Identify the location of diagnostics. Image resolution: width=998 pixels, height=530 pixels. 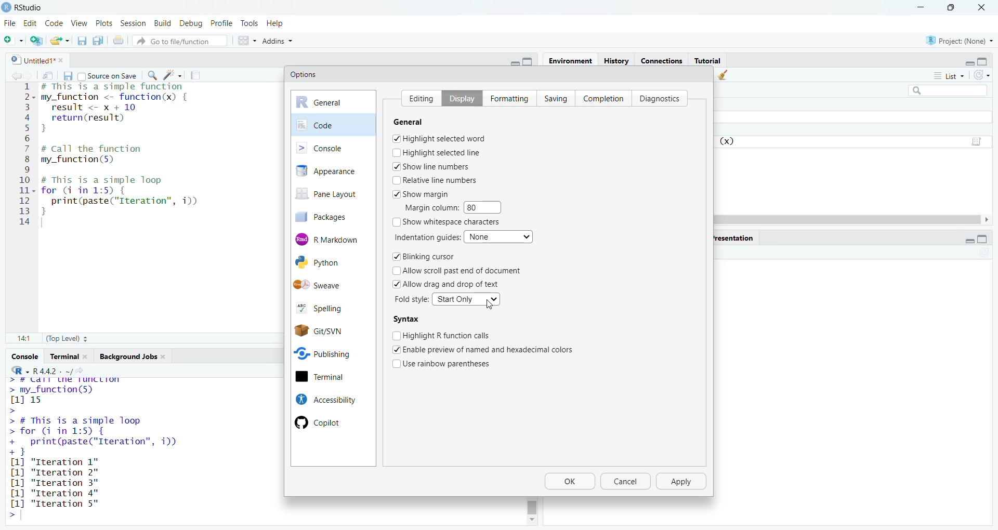
(662, 98).